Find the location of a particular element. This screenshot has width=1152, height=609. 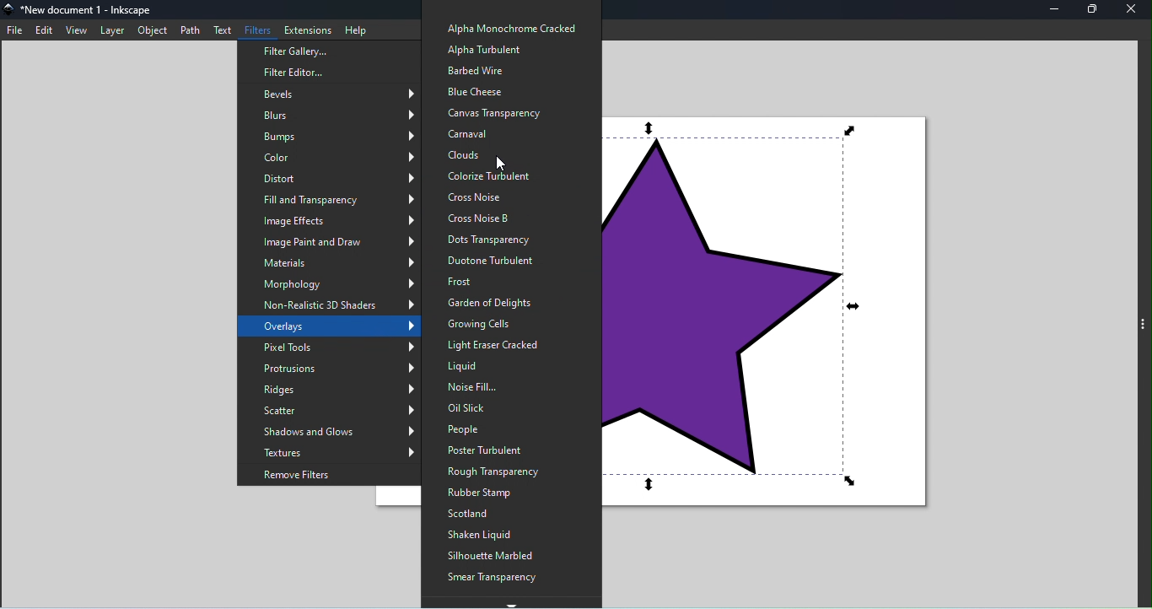

help is located at coordinates (356, 28).